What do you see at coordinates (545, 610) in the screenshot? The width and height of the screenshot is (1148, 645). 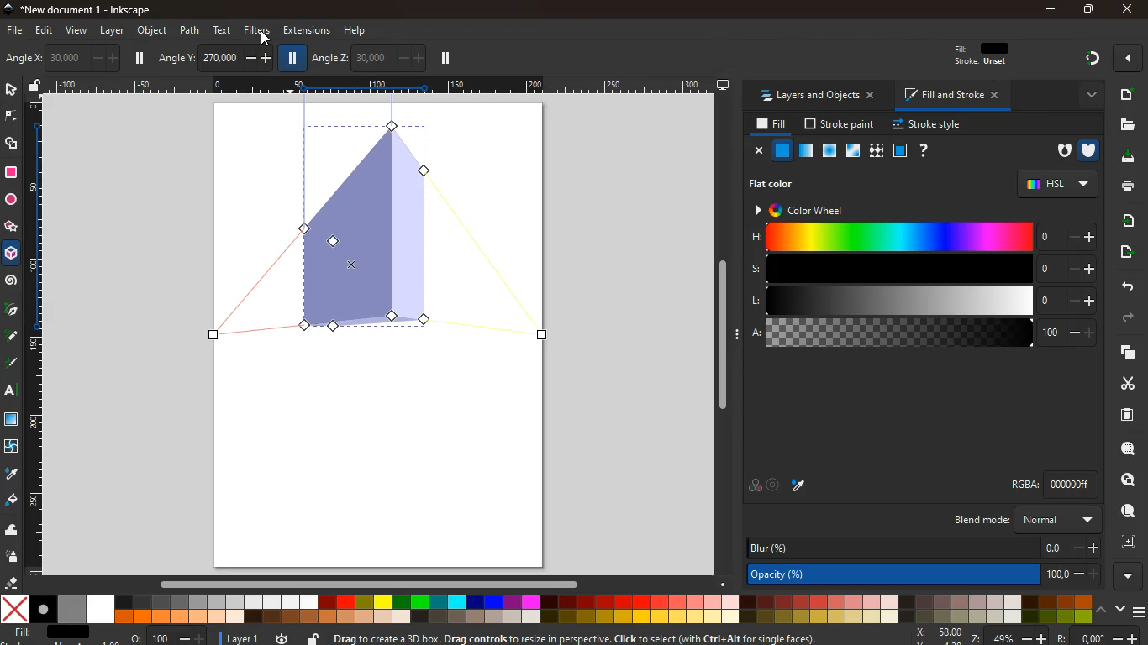 I see `color` at bounding box center [545, 610].